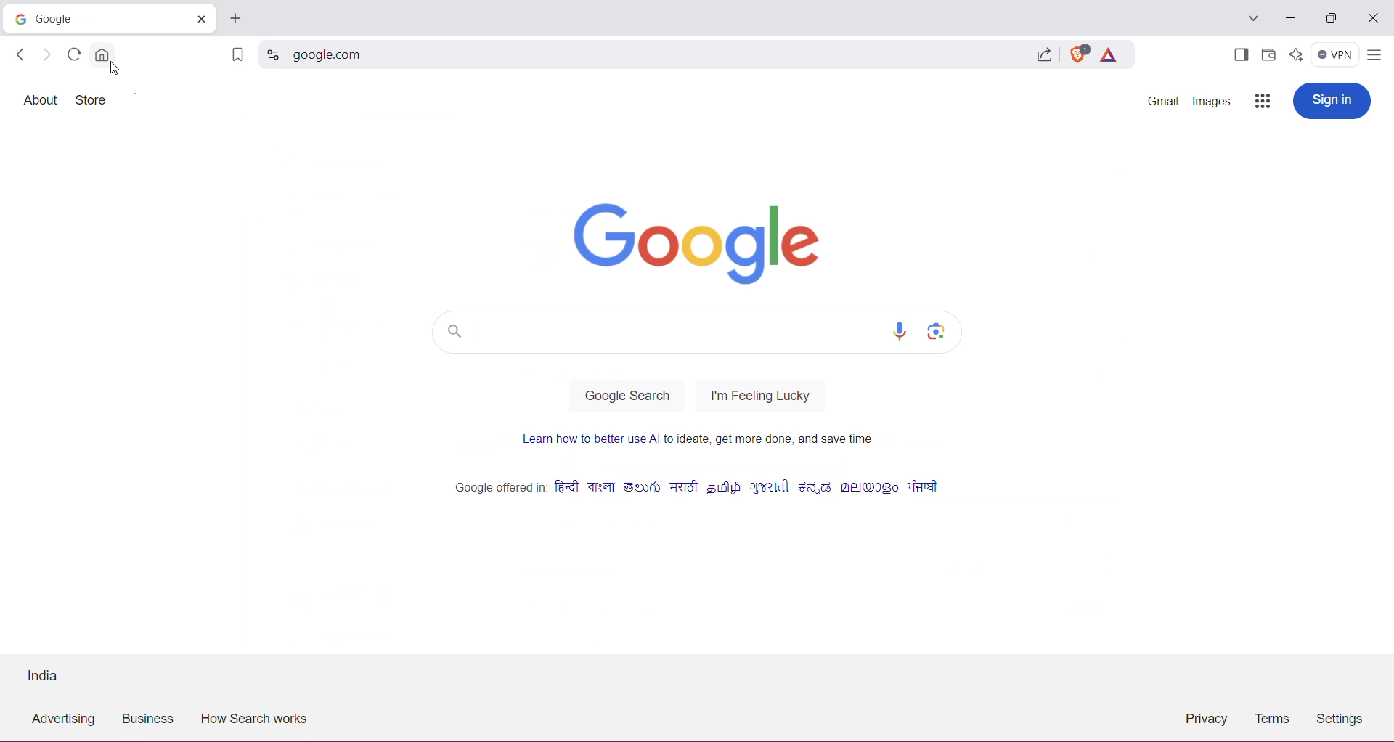  Describe the element at coordinates (902, 331) in the screenshot. I see `Search by voice` at that location.